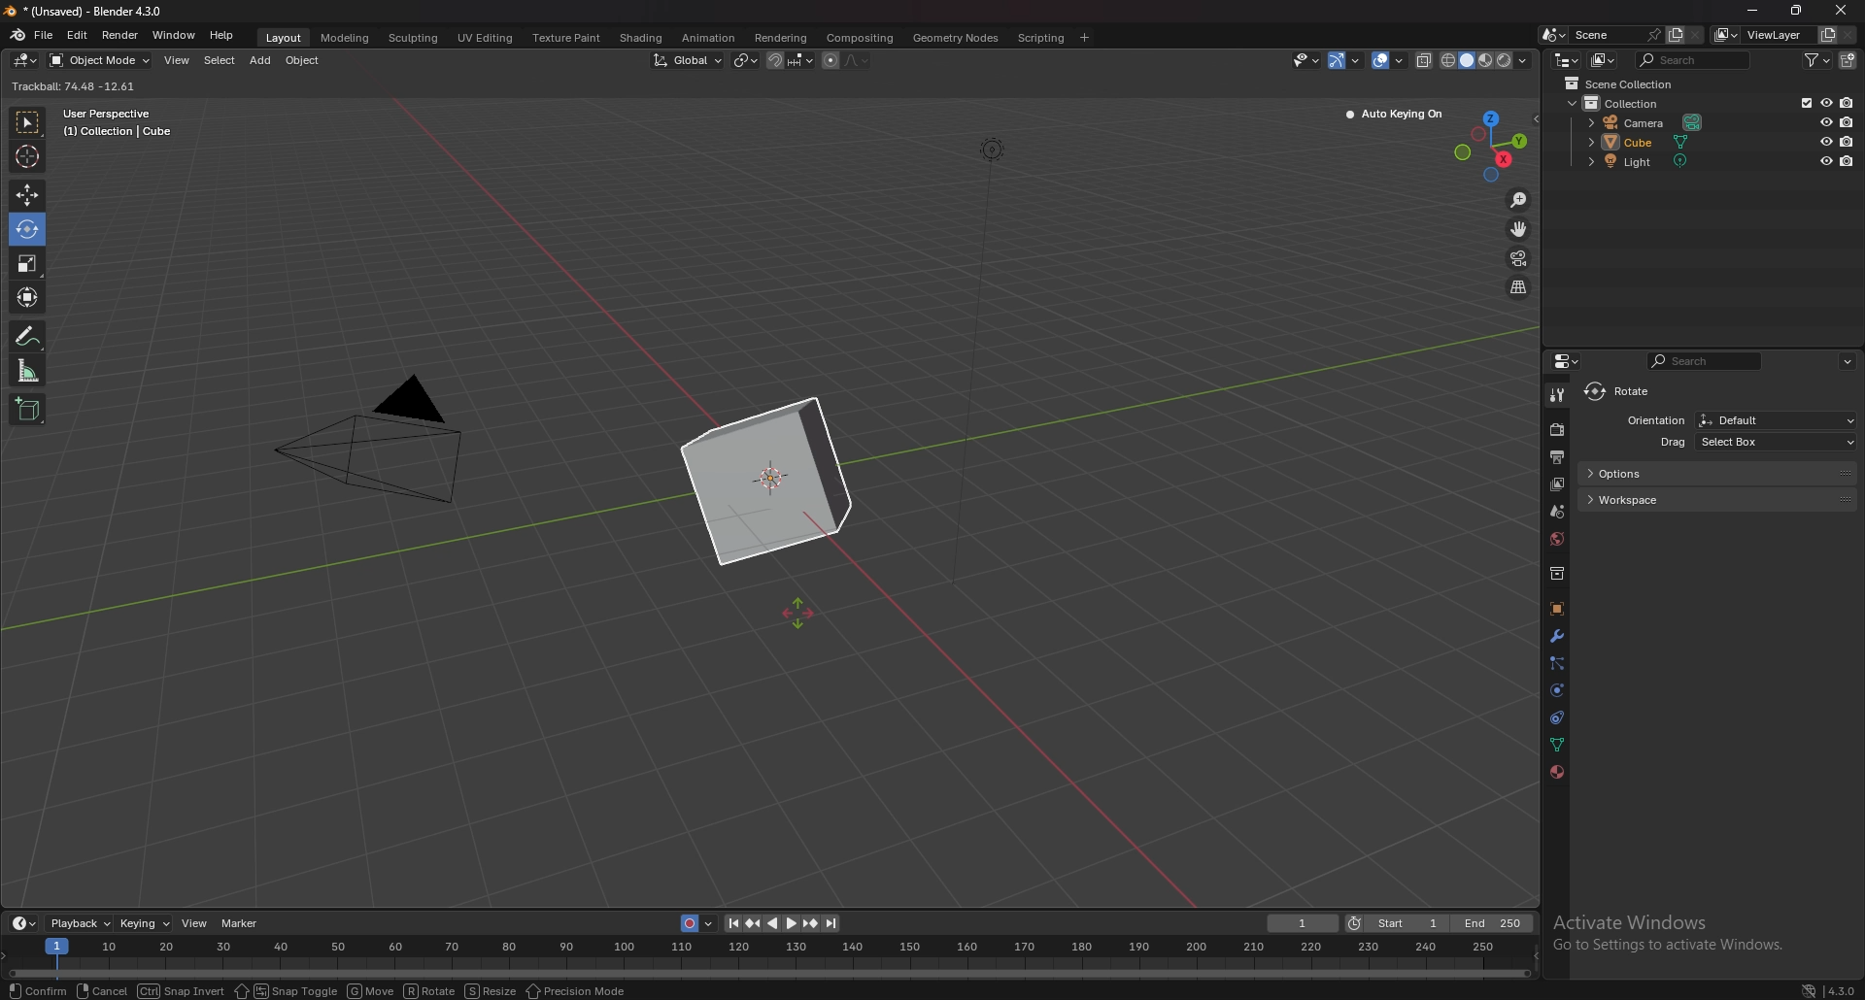  What do you see at coordinates (1841, 11) in the screenshot?
I see `close` at bounding box center [1841, 11].